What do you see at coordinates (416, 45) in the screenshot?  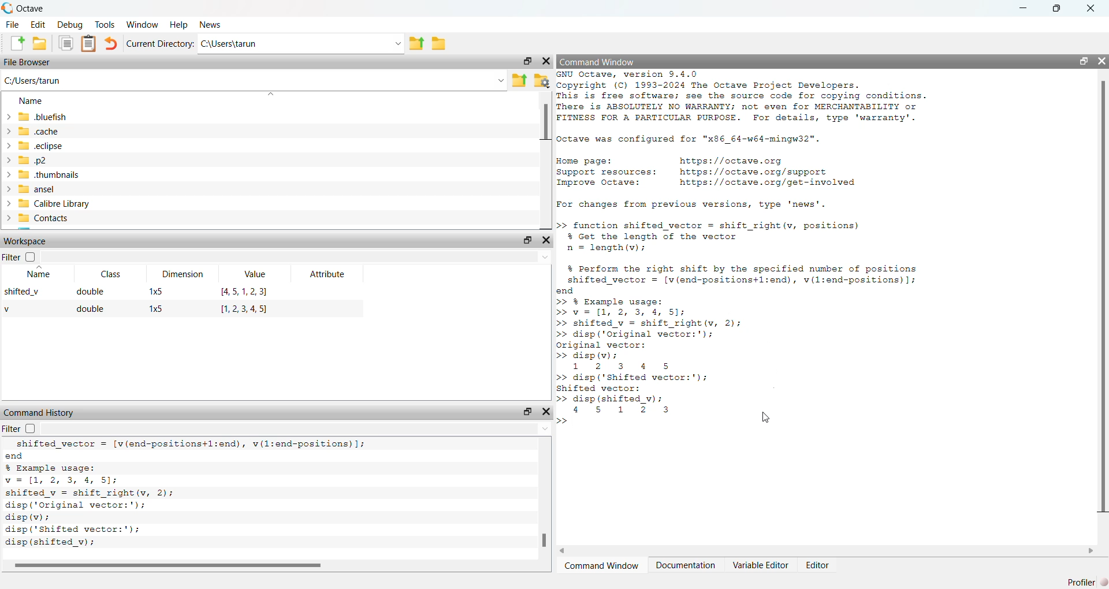 I see `one directory up` at bounding box center [416, 45].